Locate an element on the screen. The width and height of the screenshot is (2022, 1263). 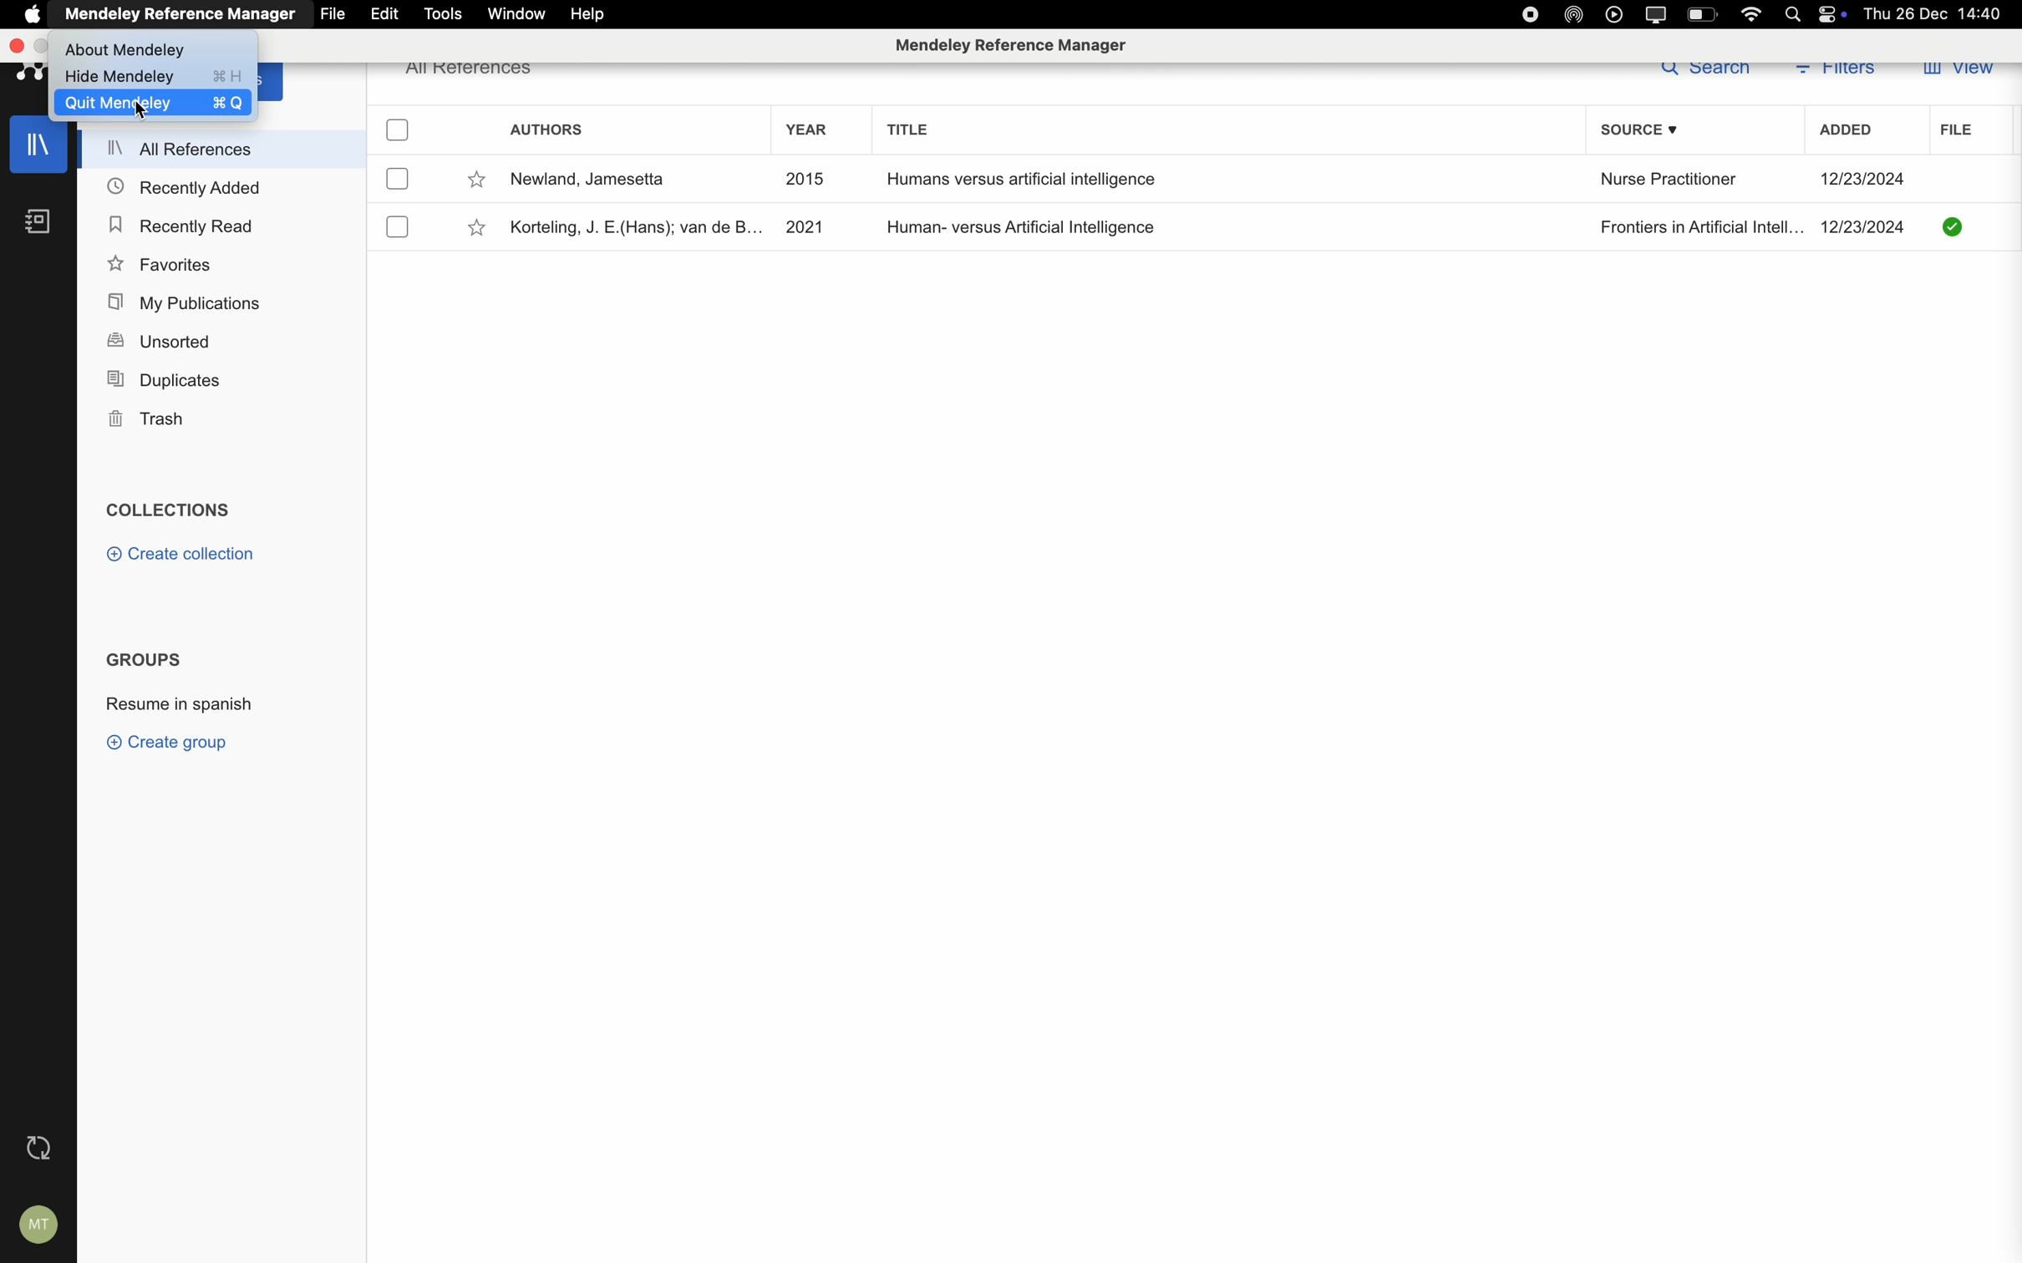
Apple icon is located at coordinates (27, 14).